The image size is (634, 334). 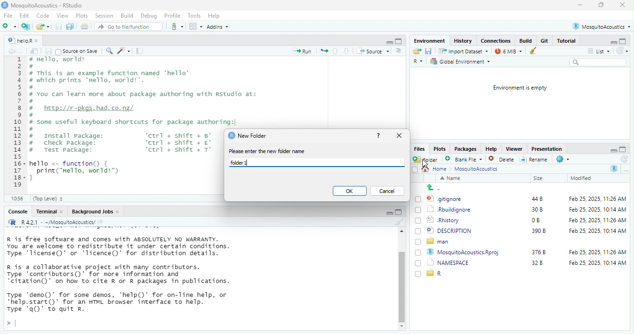 What do you see at coordinates (401, 283) in the screenshot?
I see `vertical scroll bar` at bounding box center [401, 283].